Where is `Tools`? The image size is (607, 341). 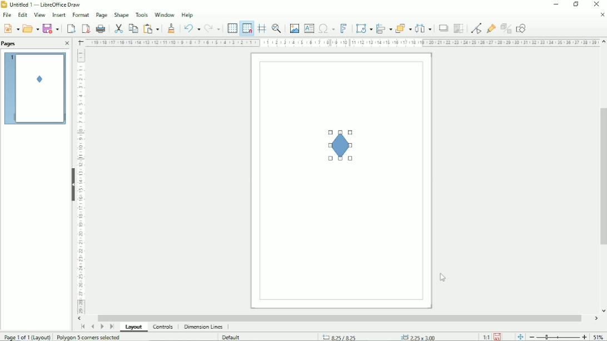
Tools is located at coordinates (141, 14).